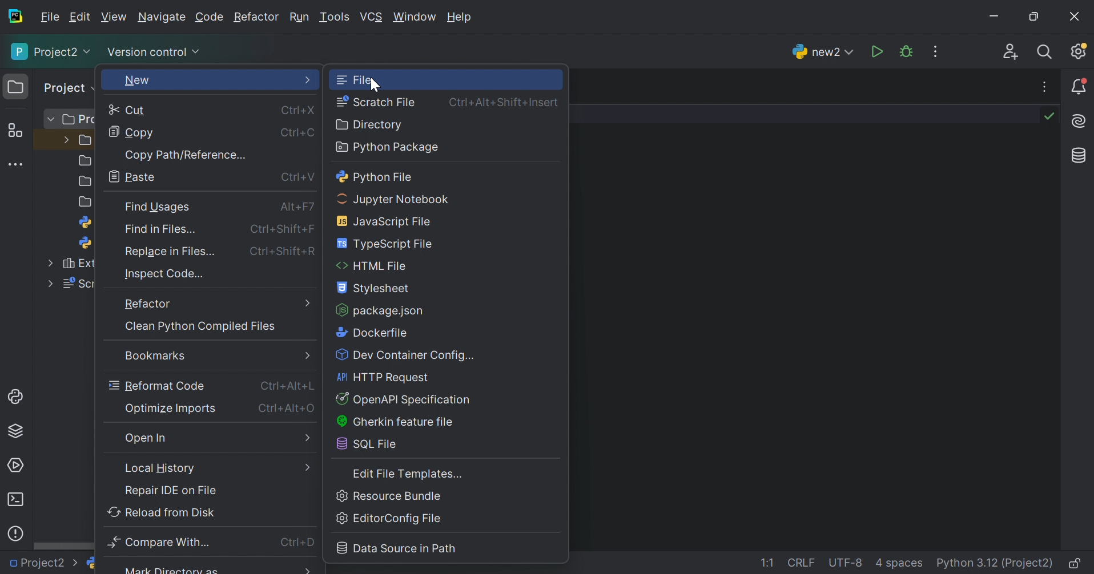 Image resolution: width=1094 pixels, height=574 pixels. I want to click on Paste, so click(135, 176).